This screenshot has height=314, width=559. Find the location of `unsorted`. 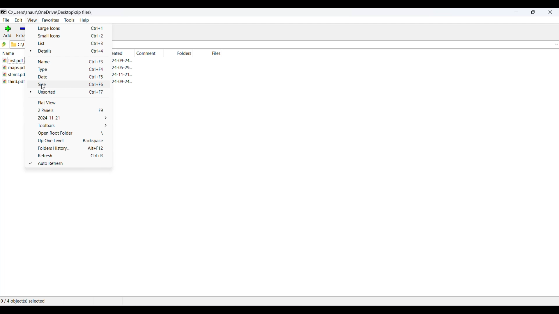

unsorted is located at coordinates (70, 93).